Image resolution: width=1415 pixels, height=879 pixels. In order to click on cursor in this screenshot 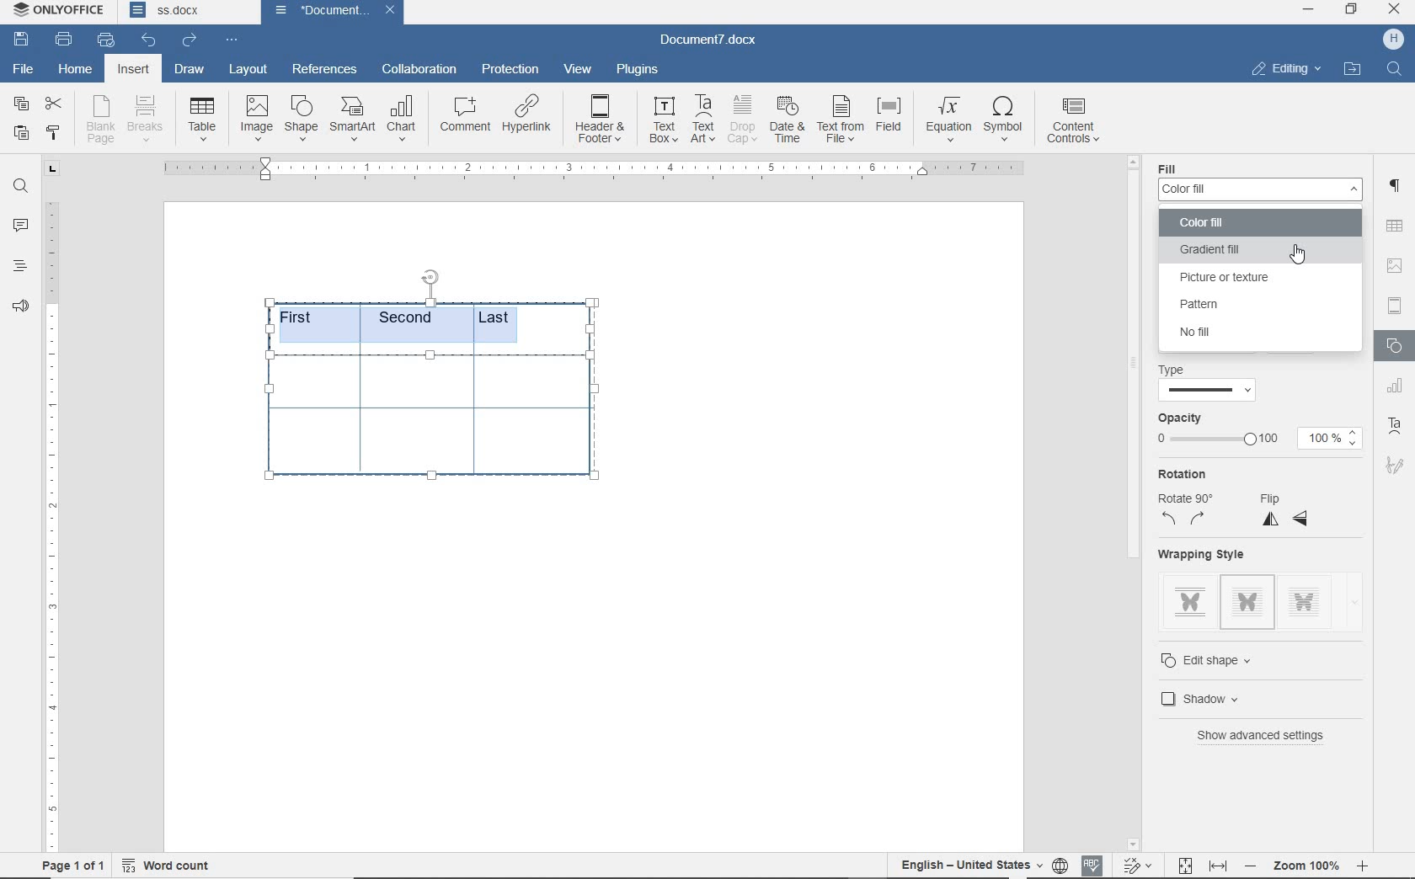, I will do `click(1304, 260)`.